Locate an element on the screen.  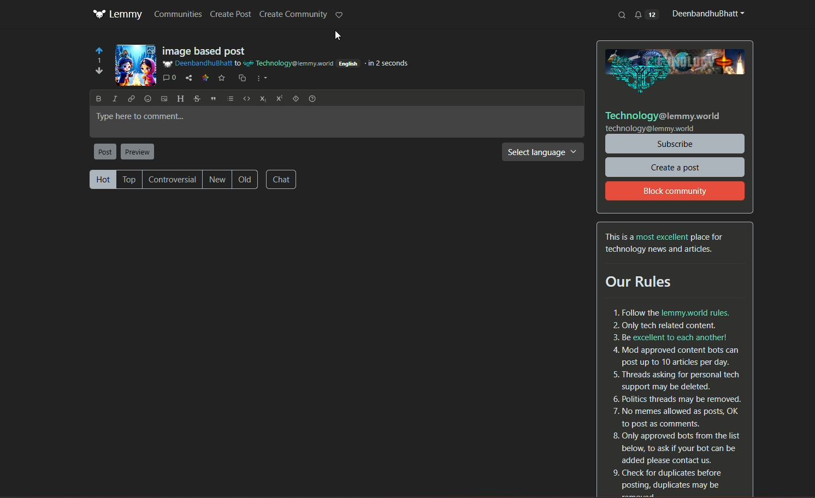
Quote is located at coordinates (211, 97).